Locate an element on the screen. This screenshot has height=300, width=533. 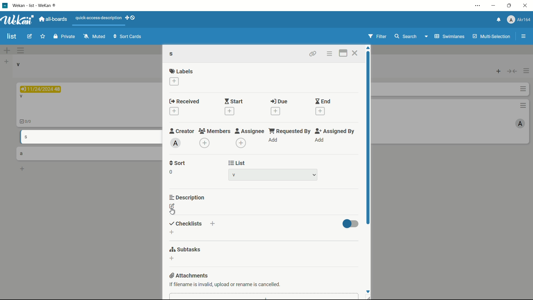
quick-access-description is located at coordinates (99, 18).